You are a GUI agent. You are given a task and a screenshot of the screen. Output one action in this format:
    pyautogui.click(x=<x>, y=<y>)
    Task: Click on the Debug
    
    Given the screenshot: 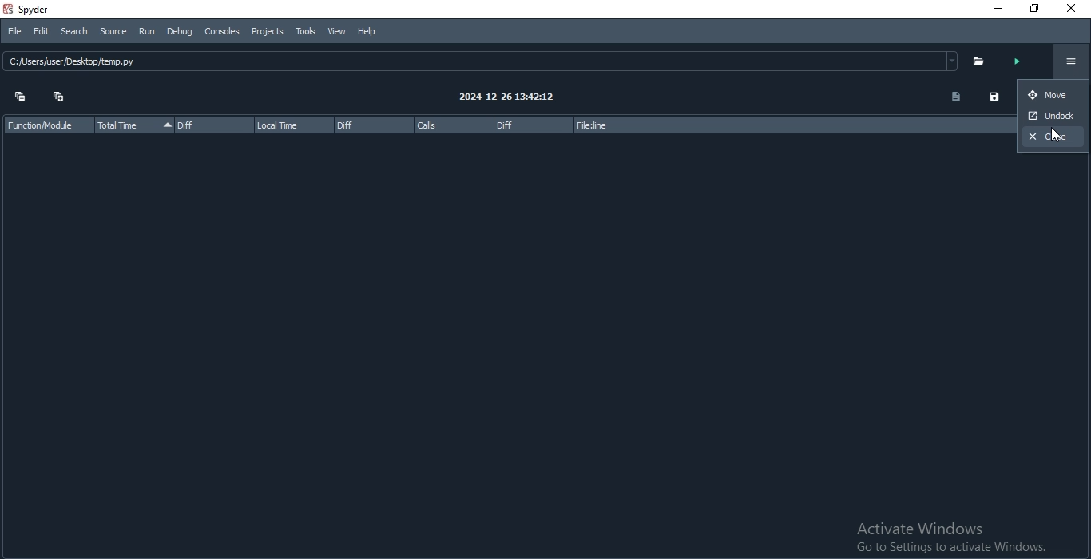 What is the action you would take?
    pyautogui.click(x=181, y=33)
    